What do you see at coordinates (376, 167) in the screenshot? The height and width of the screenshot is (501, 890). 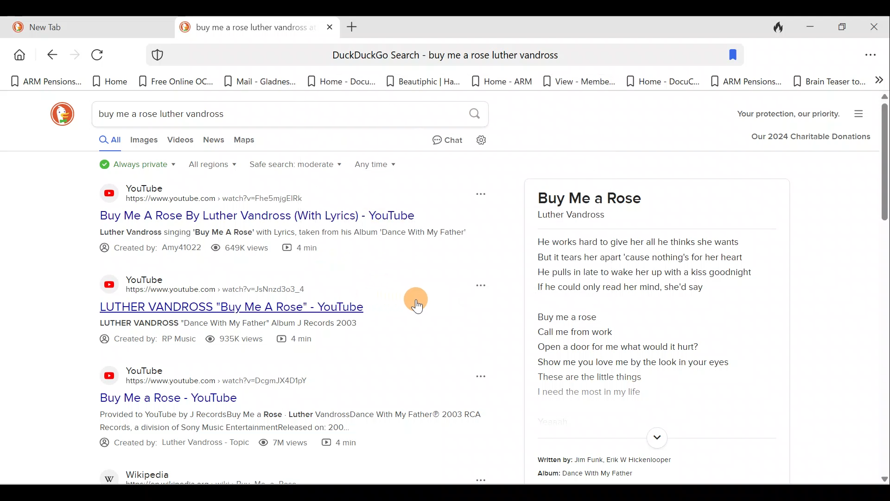 I see `Any time` at bounding box center [376, 167].